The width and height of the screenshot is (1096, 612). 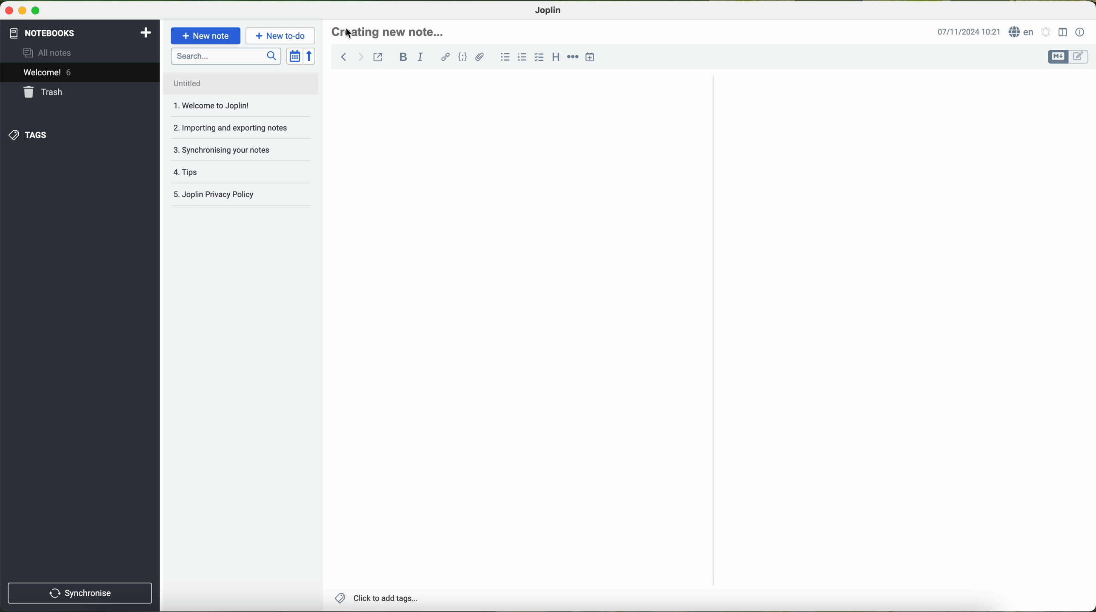 What do you see at coordinates (361, 57) in the screenshot?
I see `forward` at bounding box center [361, 57].